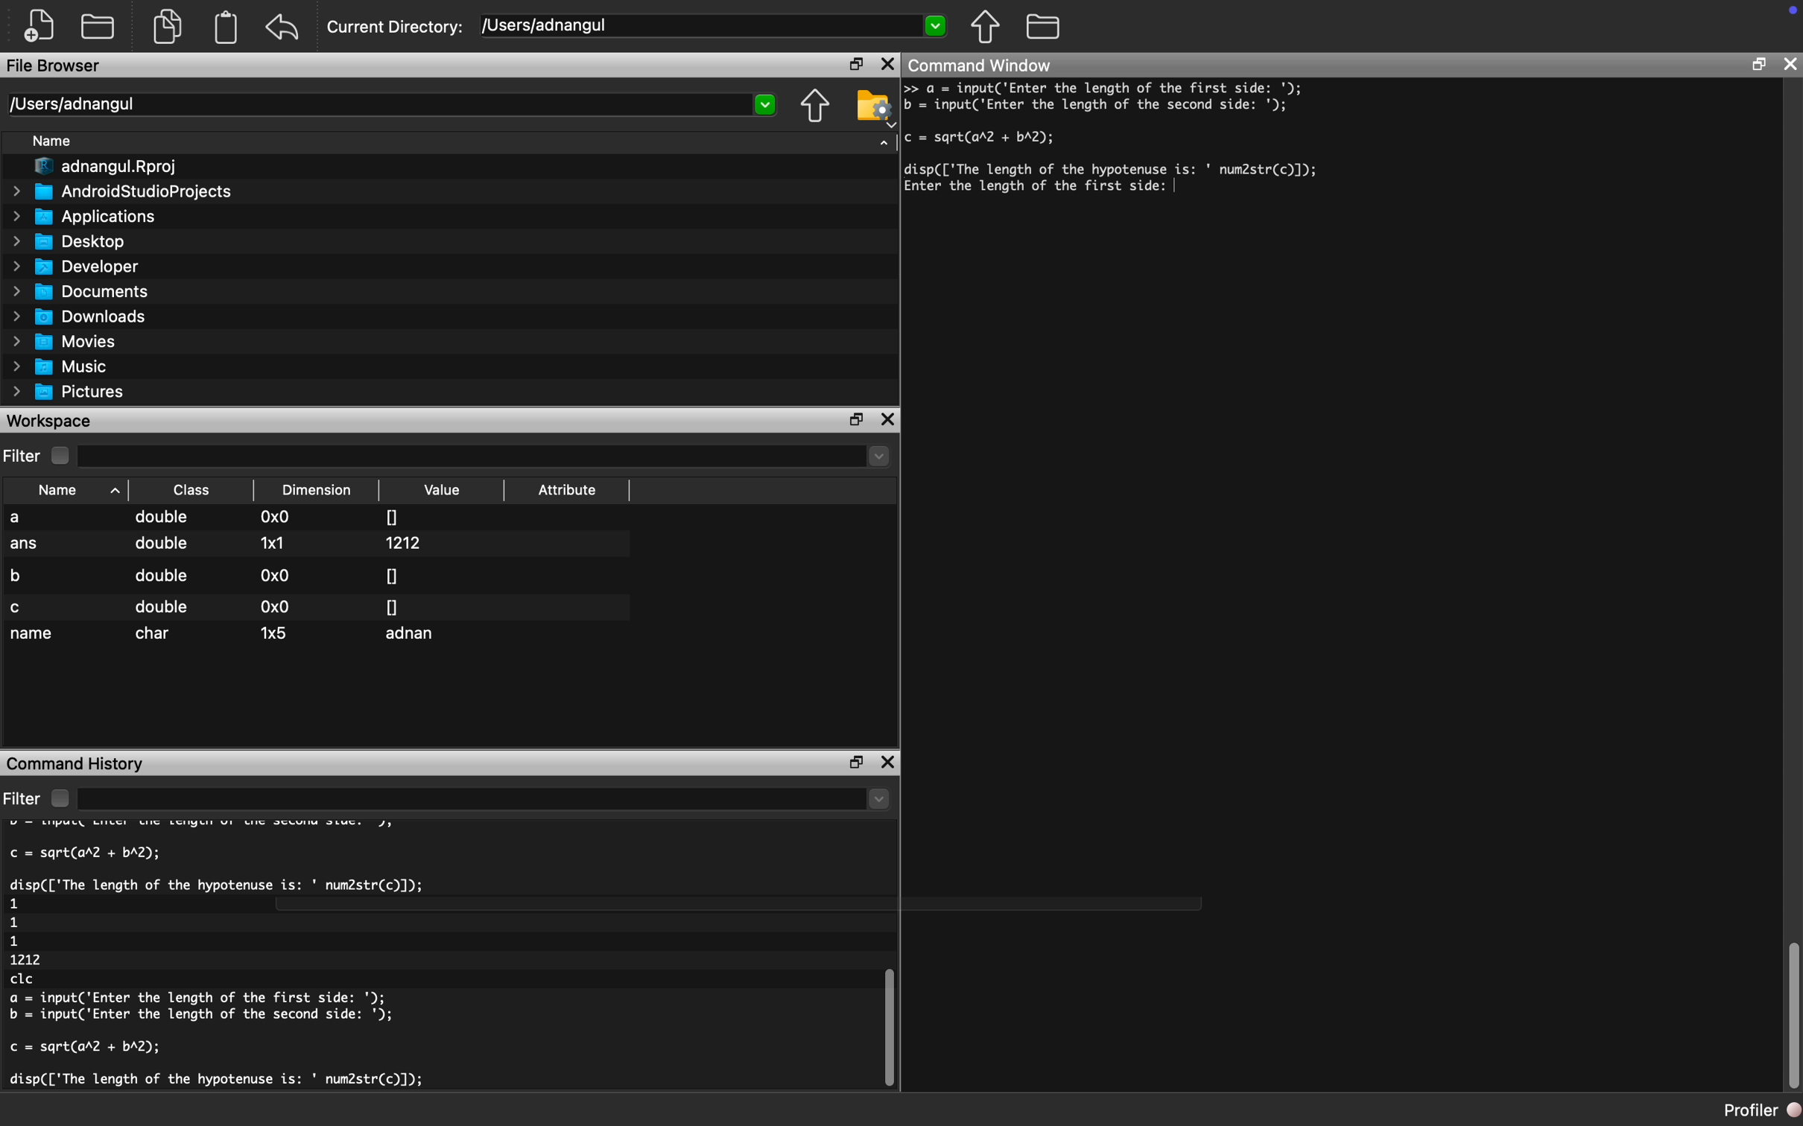  I want to click on  Downloads, so click(86, 315).